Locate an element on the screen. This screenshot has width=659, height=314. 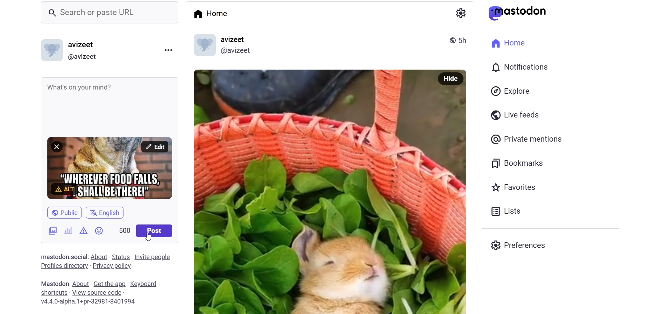
privacy policy is located at coordinates (112, 267).